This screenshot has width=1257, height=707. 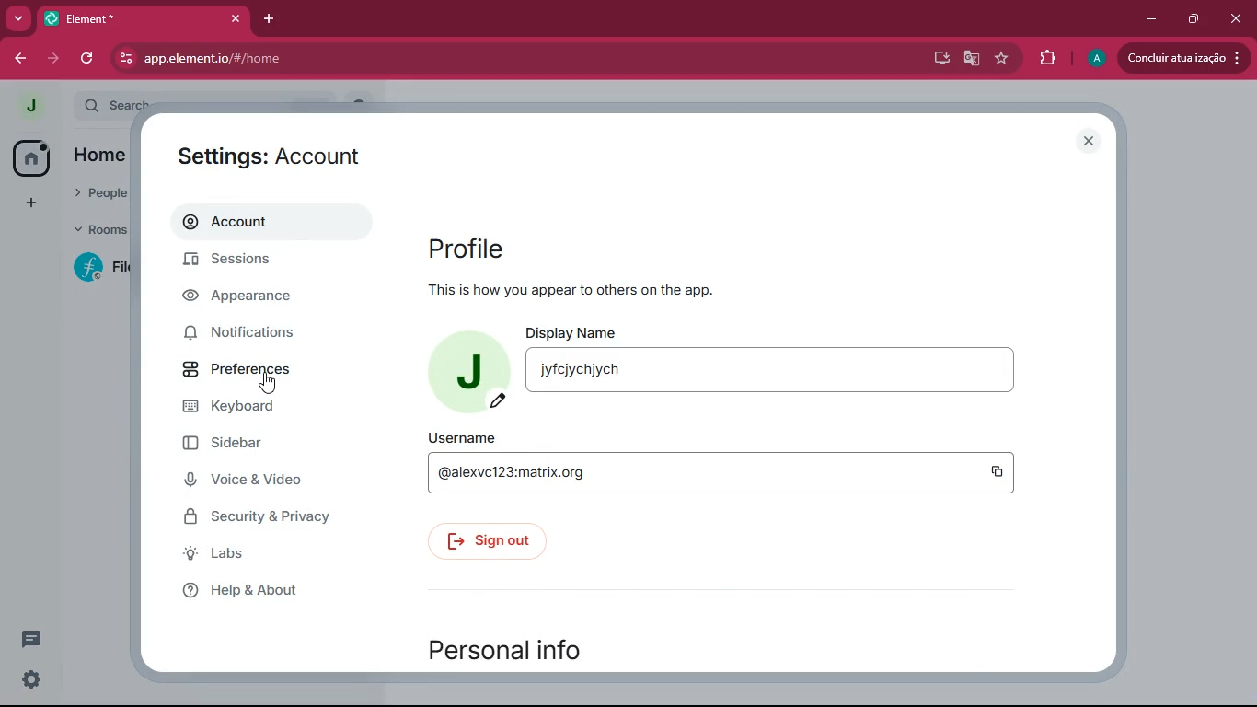 What do you see at coordinates (329, 60) in the screenshot?
I see `app.element.io/#/home` at bounding box center [329, 60].